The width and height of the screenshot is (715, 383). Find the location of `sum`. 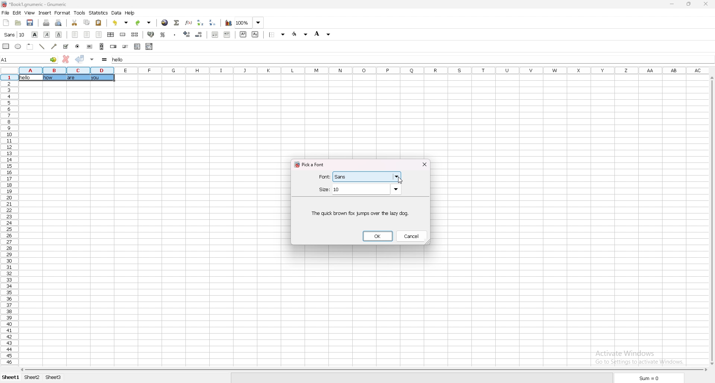

sum is located at coordinates (647, 377).